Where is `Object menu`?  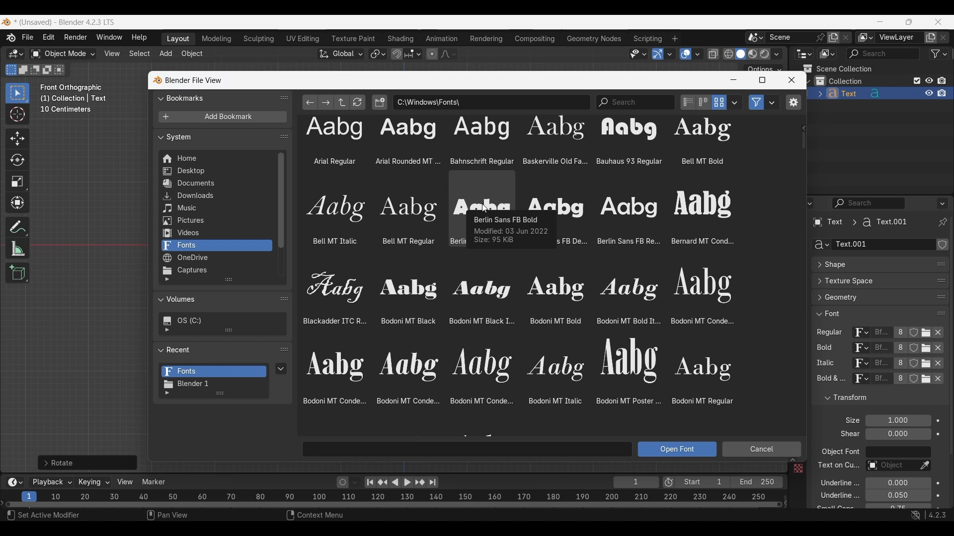
Object menu is located at coordinates (193, 54).